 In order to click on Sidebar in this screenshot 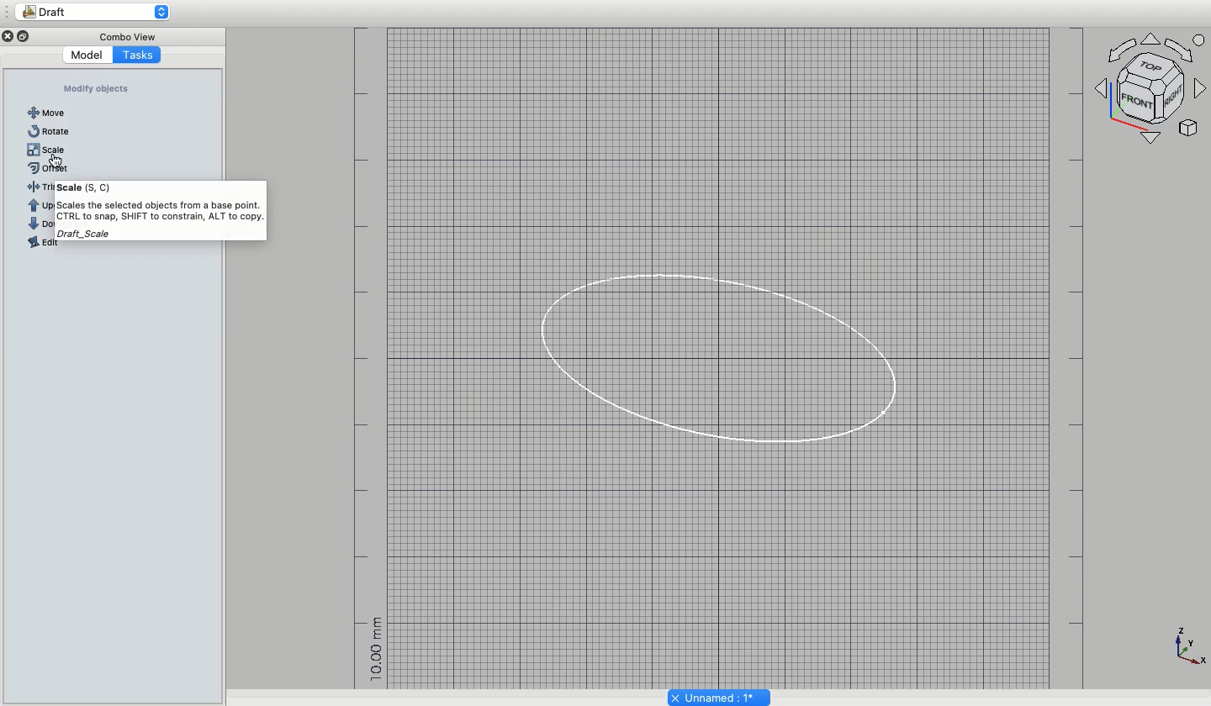, I will do `click(8, 12)`.